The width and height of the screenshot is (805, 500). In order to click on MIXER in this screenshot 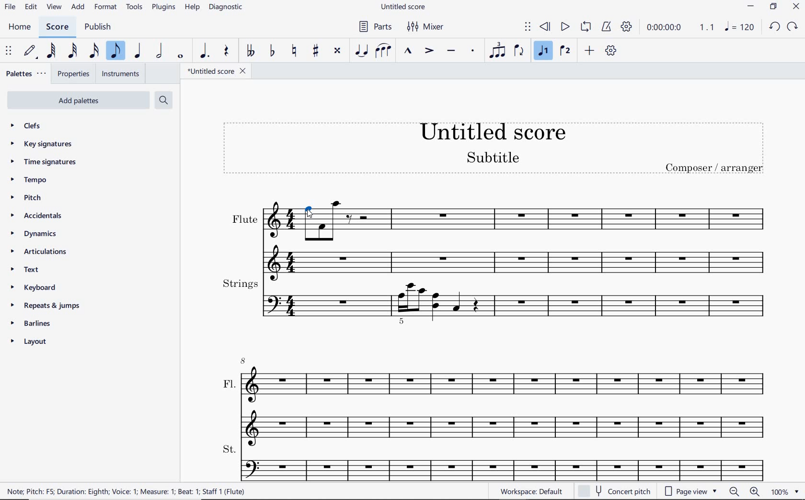, I will do `click(424, 27)`.